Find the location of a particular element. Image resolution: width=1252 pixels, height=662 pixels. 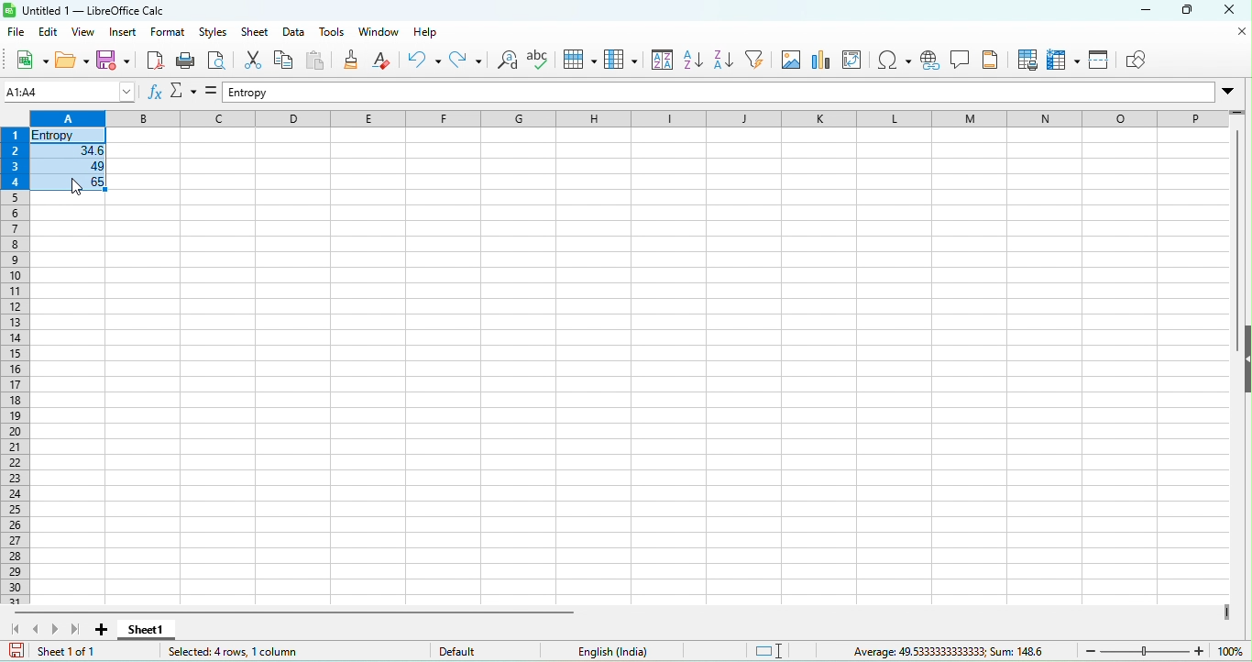

save is located at coordinates (115, 61).